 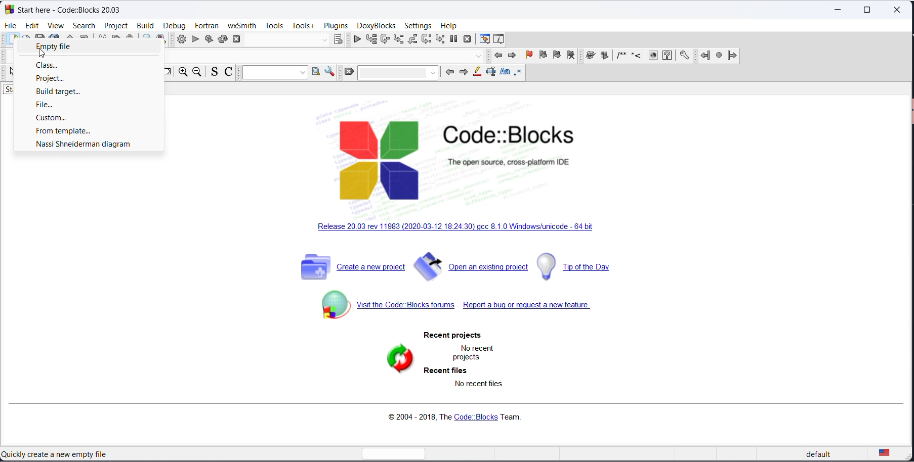 I want to click on run to cursor, so click(x=371, y=41).